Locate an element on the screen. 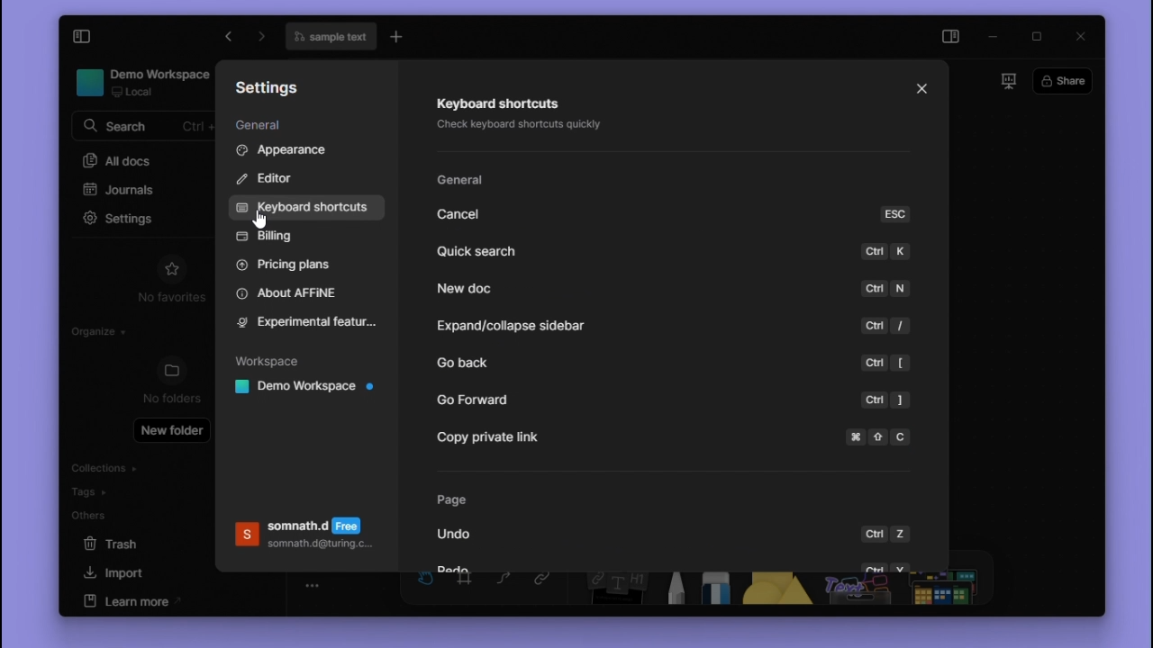  folder icon is located at coordinates (170, 370).